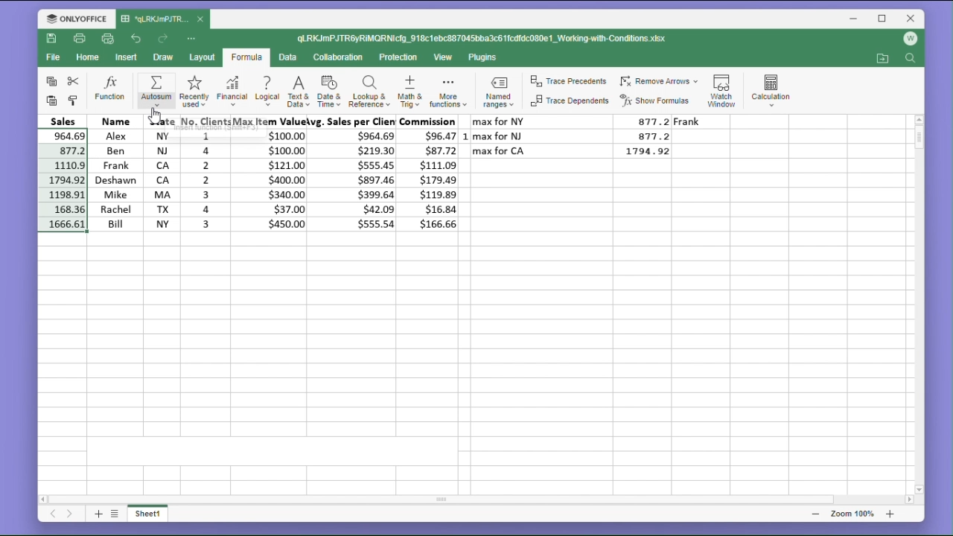 The image size is (953, 536). I want to click on zoom out, so click(815, 514).